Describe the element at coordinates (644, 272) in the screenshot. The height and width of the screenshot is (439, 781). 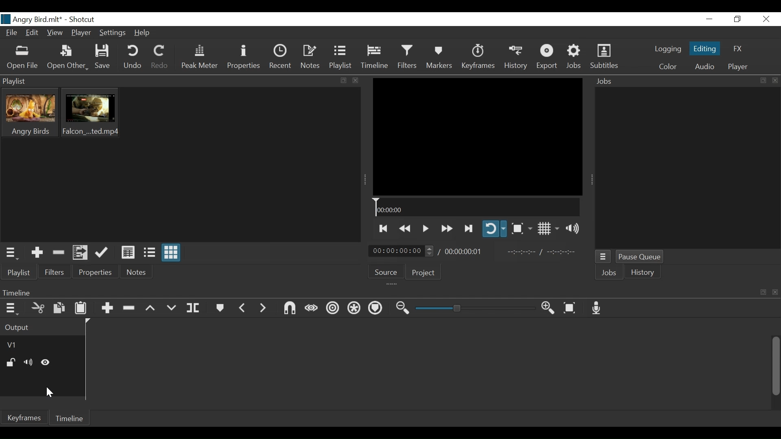
I see `istory` at that location.